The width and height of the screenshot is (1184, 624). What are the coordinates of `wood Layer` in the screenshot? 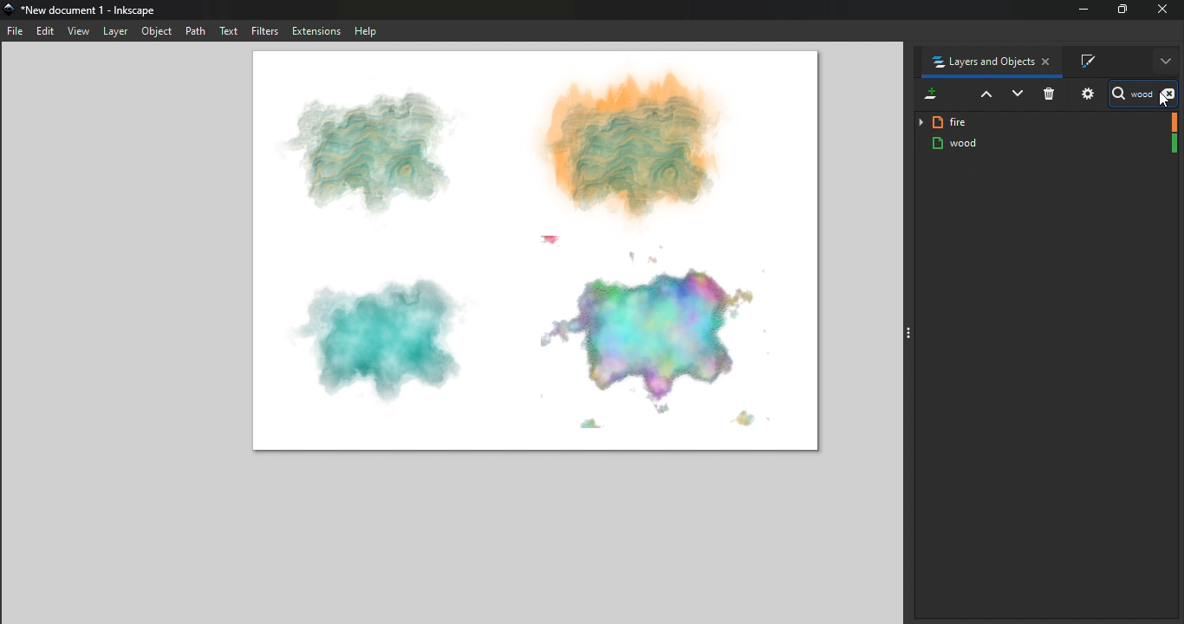 It's located at (1045, 146).